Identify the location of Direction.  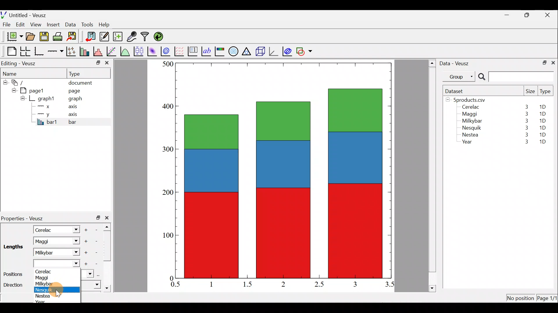
(15, 285).